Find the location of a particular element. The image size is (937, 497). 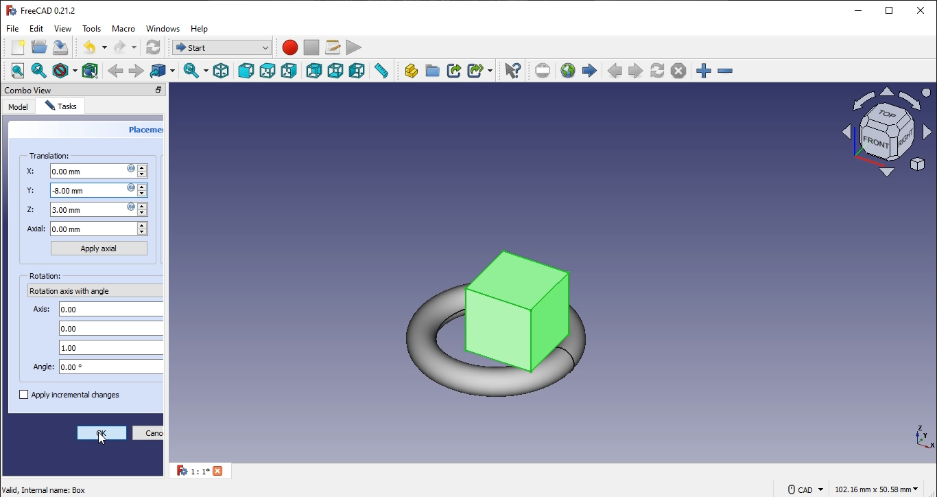

Z is located at coordinates (91, 209).